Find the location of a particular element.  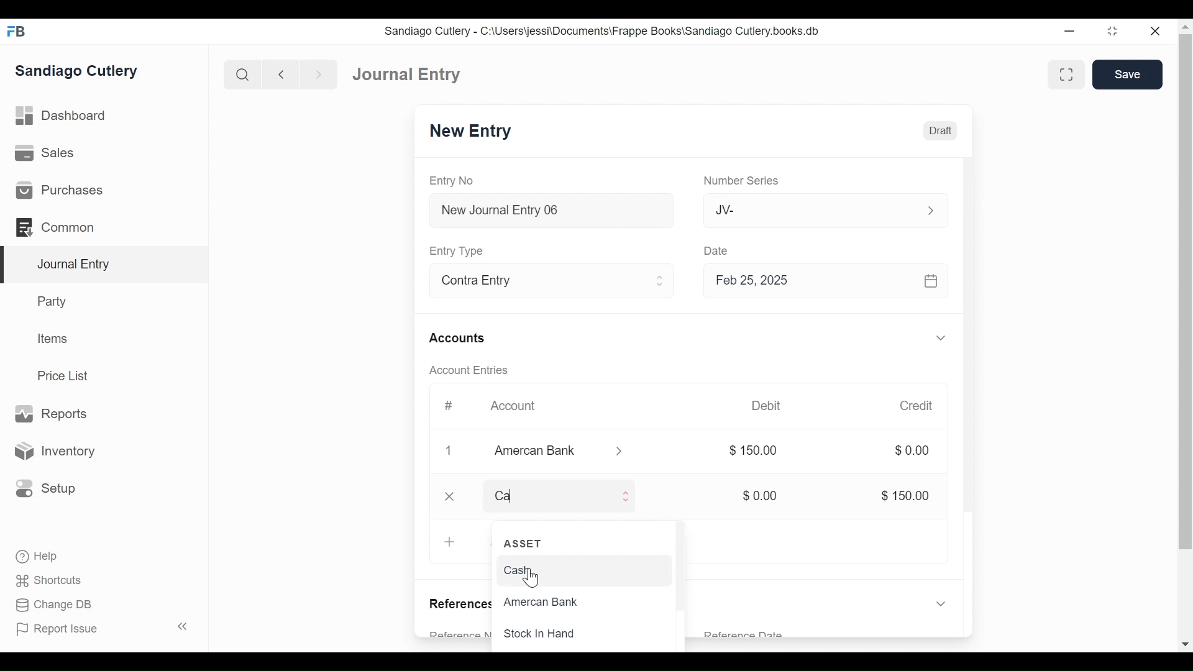

Amercan Bank is located at coordinates (551, 601).